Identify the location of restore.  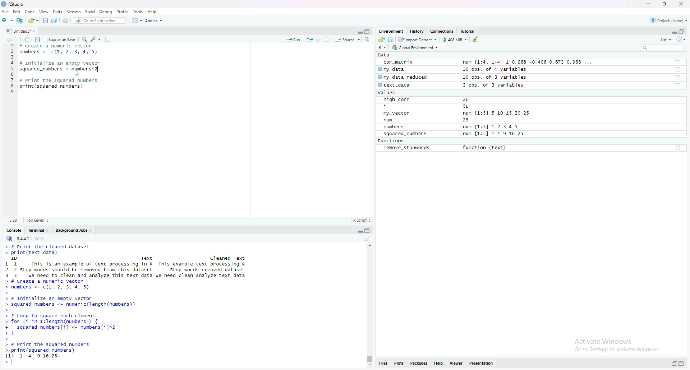
(674, 364).